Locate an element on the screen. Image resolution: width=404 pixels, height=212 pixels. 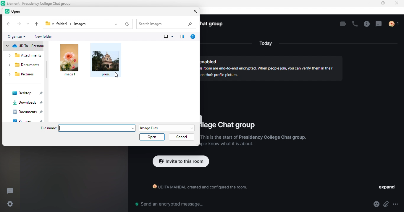
pictures is located at coordinates (23, 75).